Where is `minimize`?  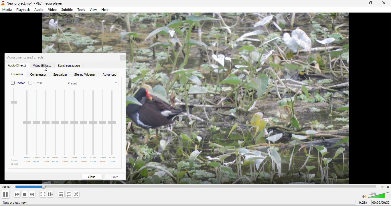 minimize is located at coordinates (358, 3).